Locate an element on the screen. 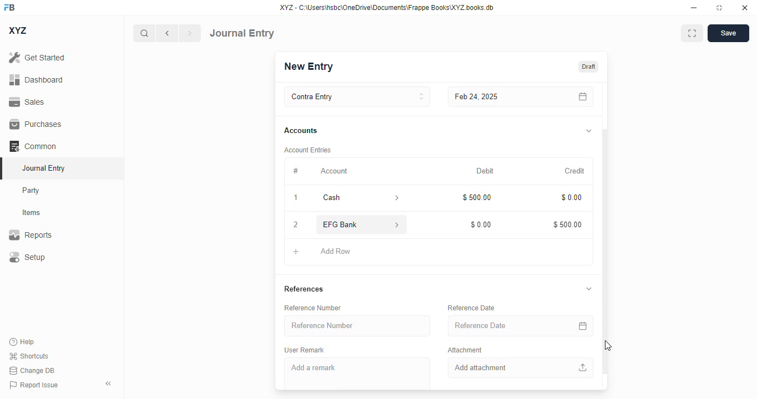  journal entry is located at coordinates (44, 168).